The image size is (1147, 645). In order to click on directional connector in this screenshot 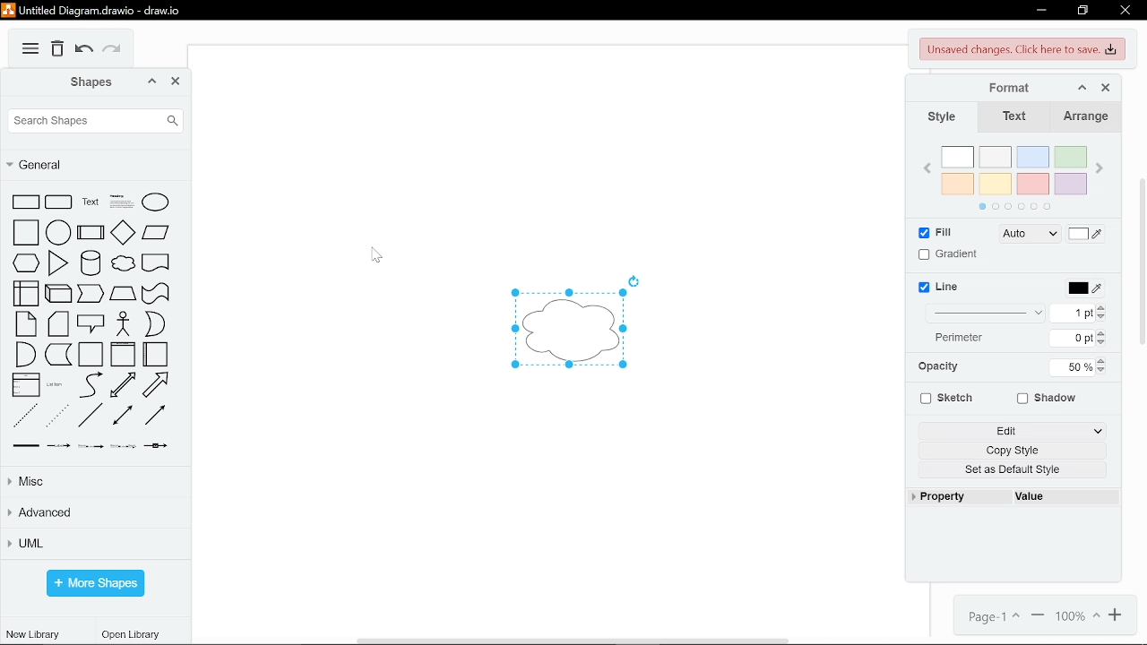, I will do `click(154, 415)`.